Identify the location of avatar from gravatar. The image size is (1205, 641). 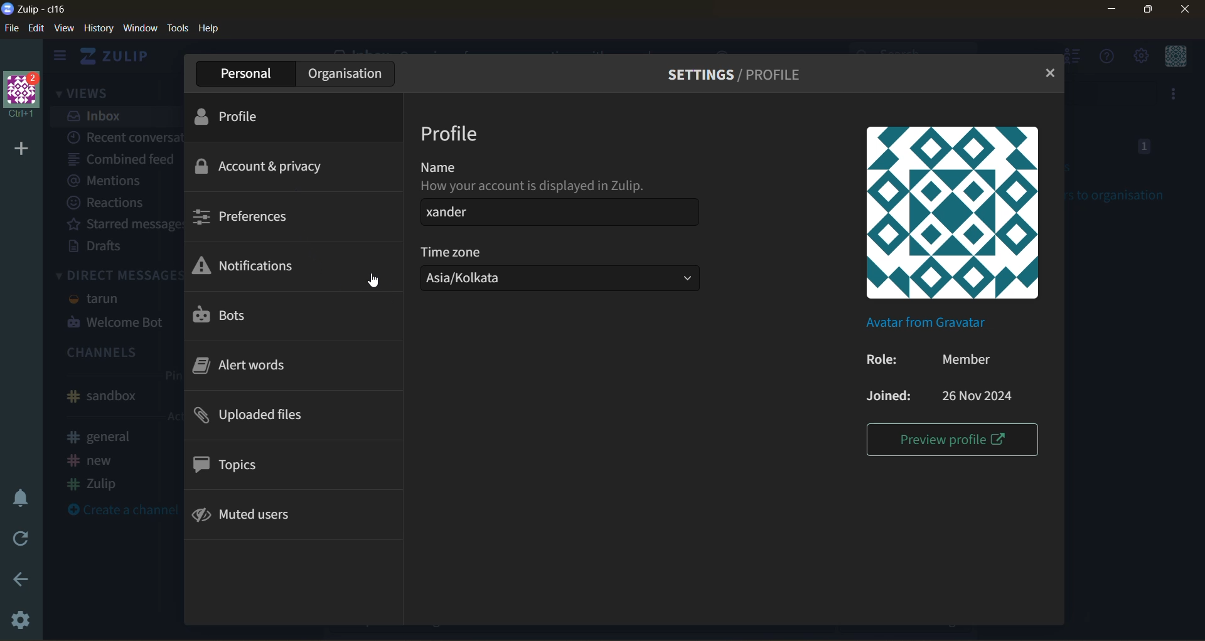
(926, 324).